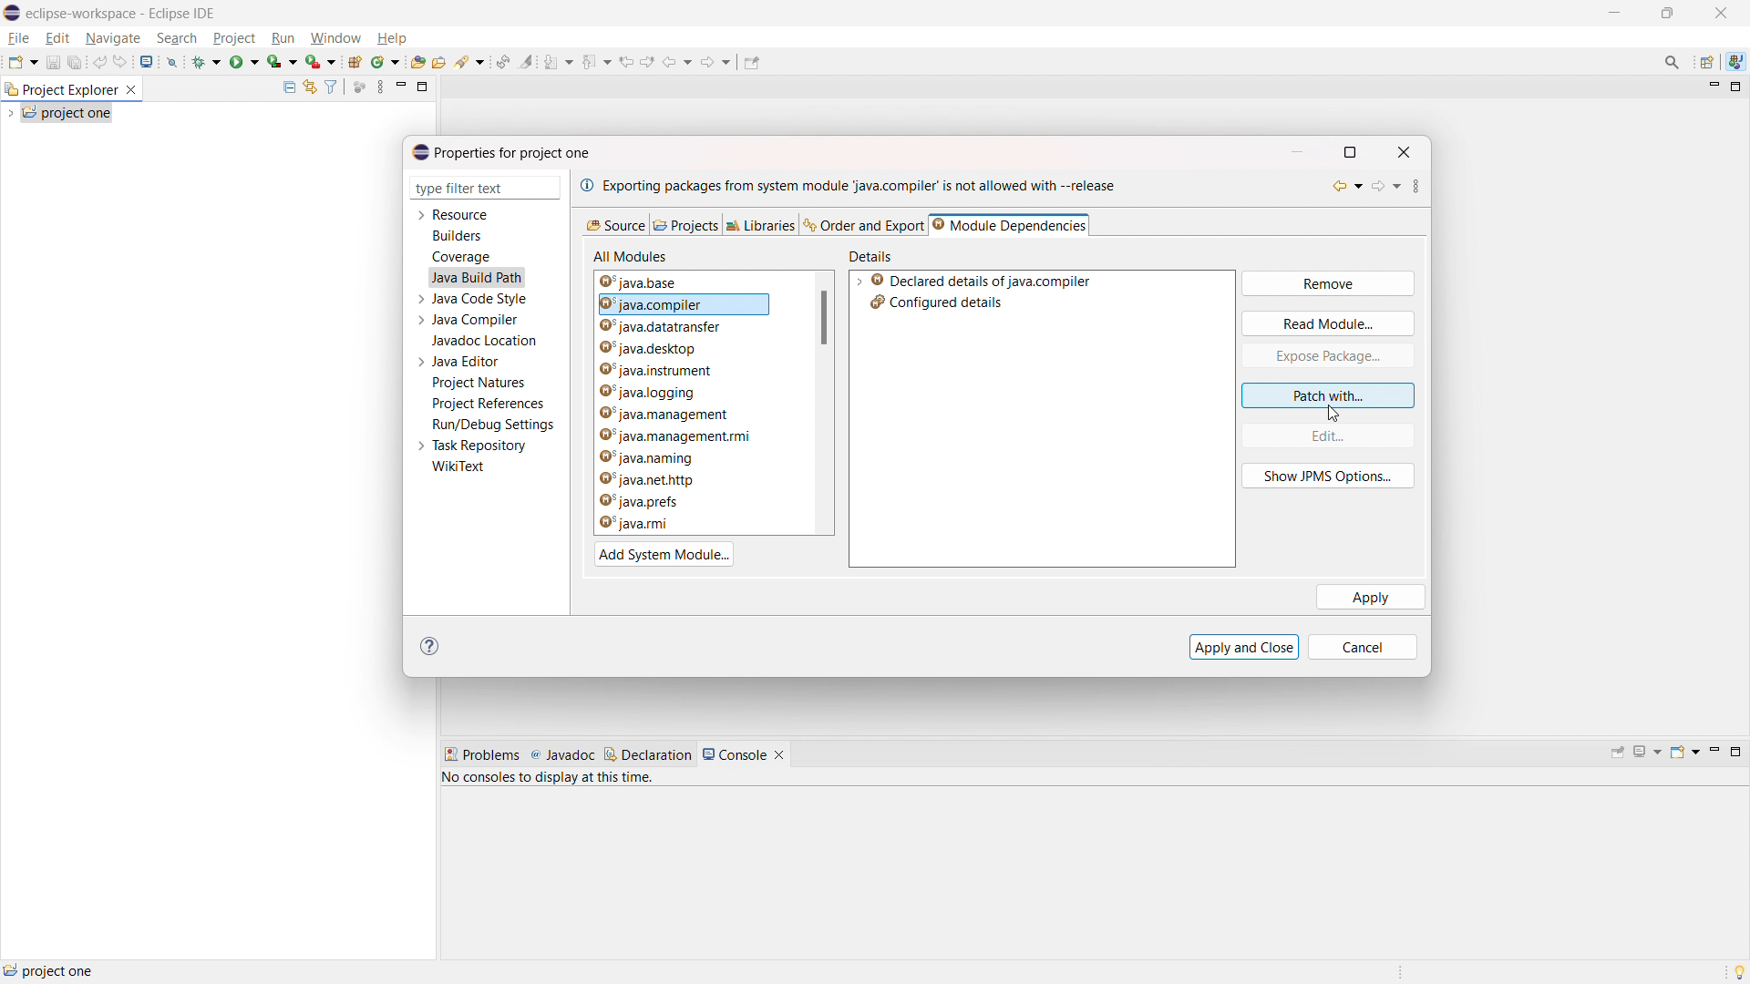  I want to click on expand resource, so click(420, 216).